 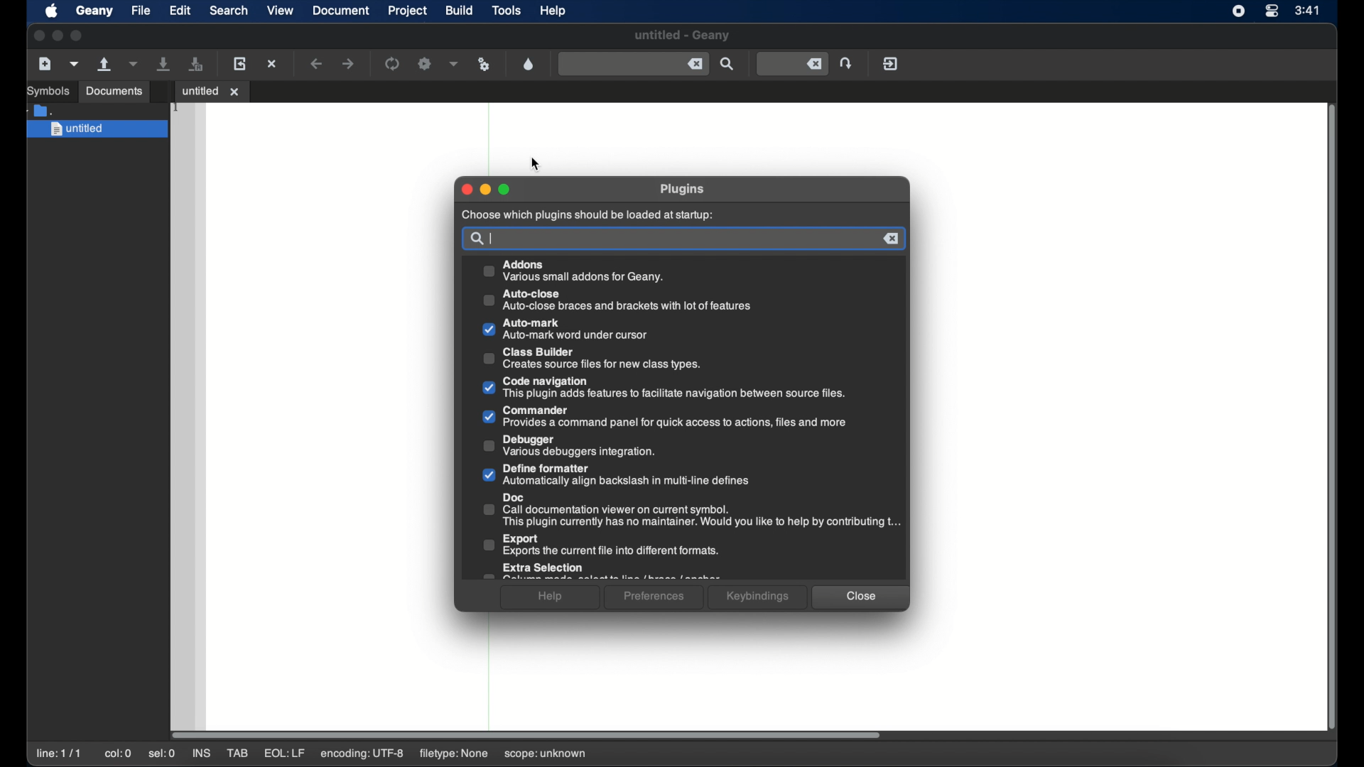 I want to click on documents, so click(x=113, y=92).